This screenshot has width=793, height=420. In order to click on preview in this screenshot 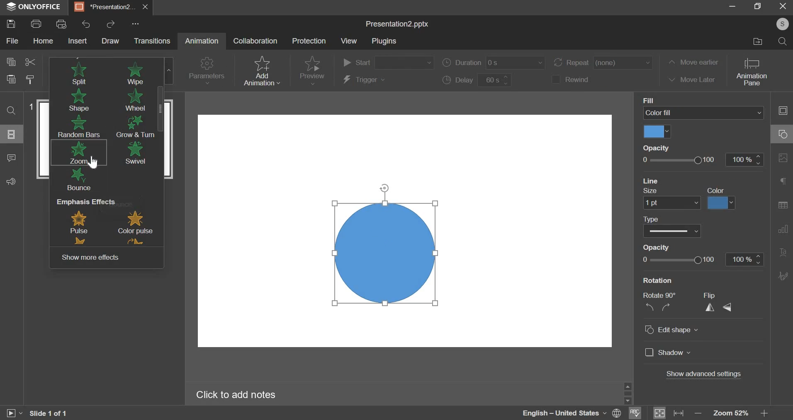, I will do `click(312, 70)`.